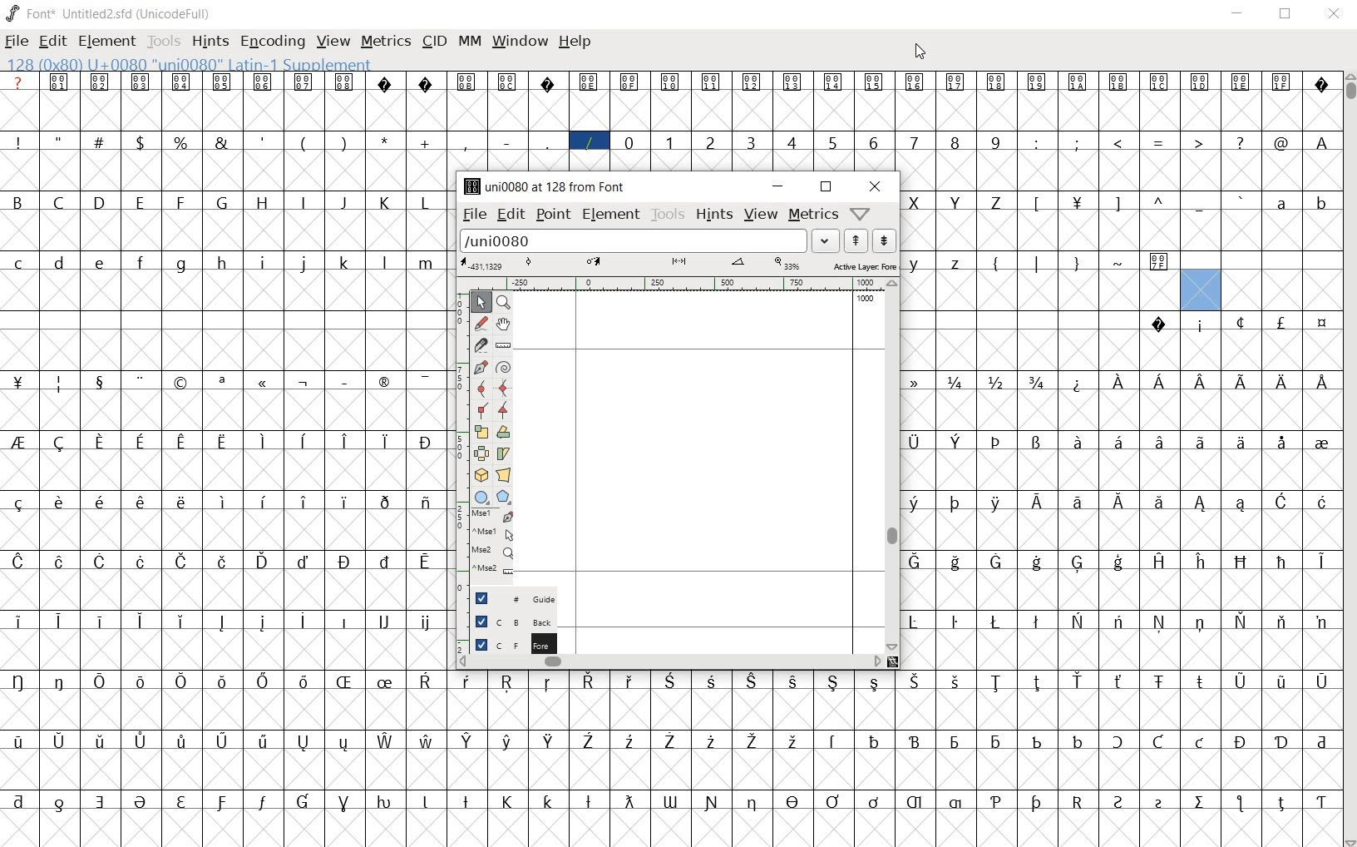 The image size is (1357, 847). Describe the element at coordinates (1160, 442) in the screenshot. I see `glyph` at that location.